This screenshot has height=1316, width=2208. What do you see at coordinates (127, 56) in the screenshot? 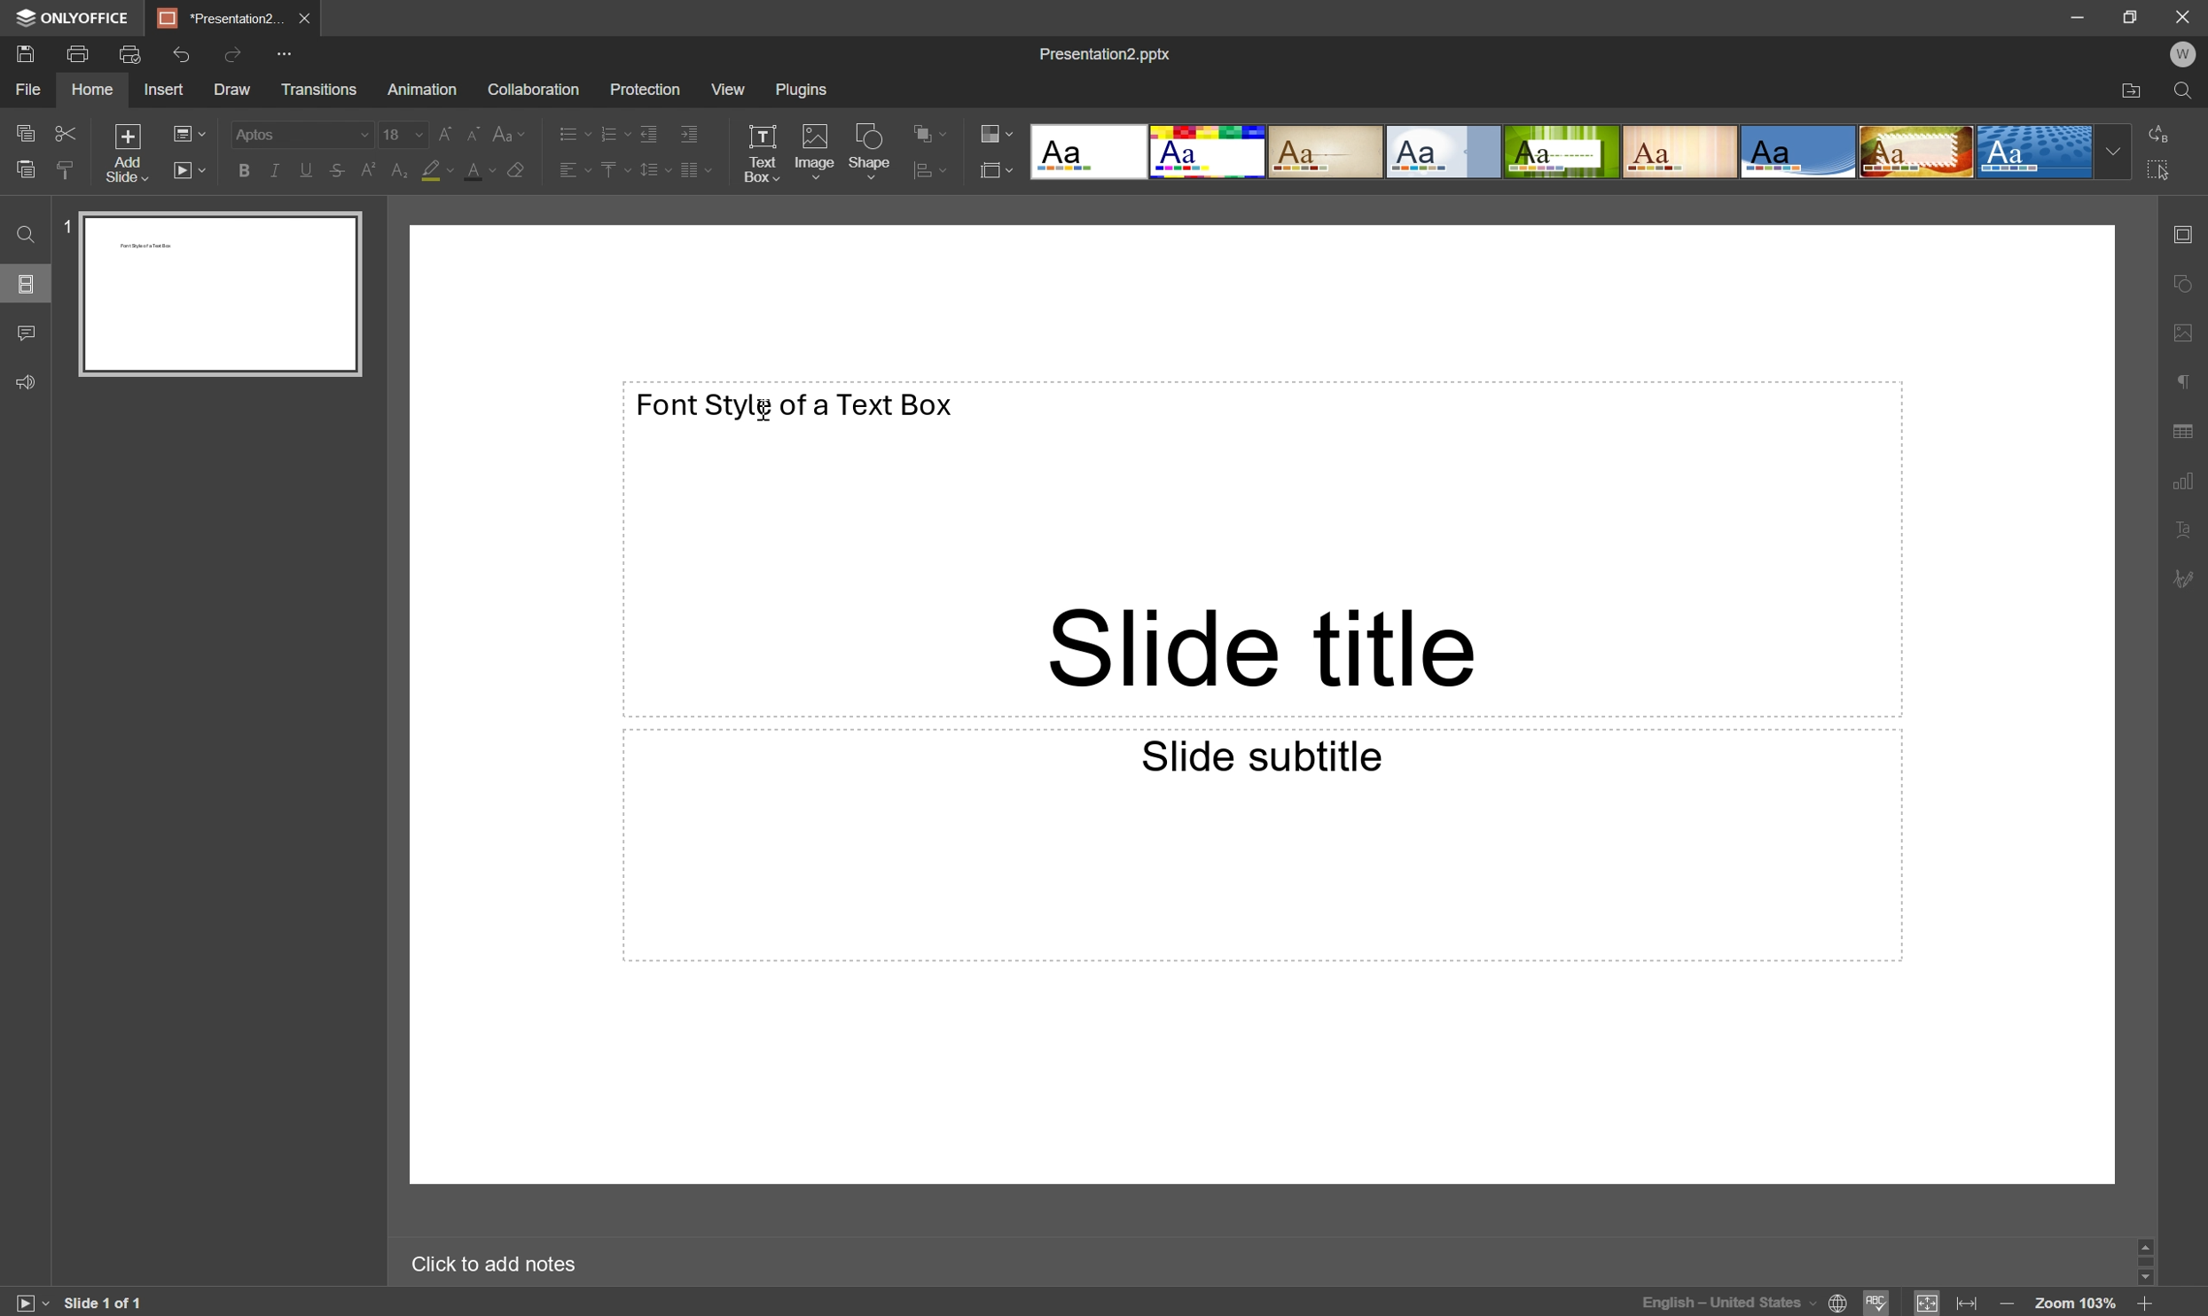
I see `Quick print` at bounding box center [127, 56].